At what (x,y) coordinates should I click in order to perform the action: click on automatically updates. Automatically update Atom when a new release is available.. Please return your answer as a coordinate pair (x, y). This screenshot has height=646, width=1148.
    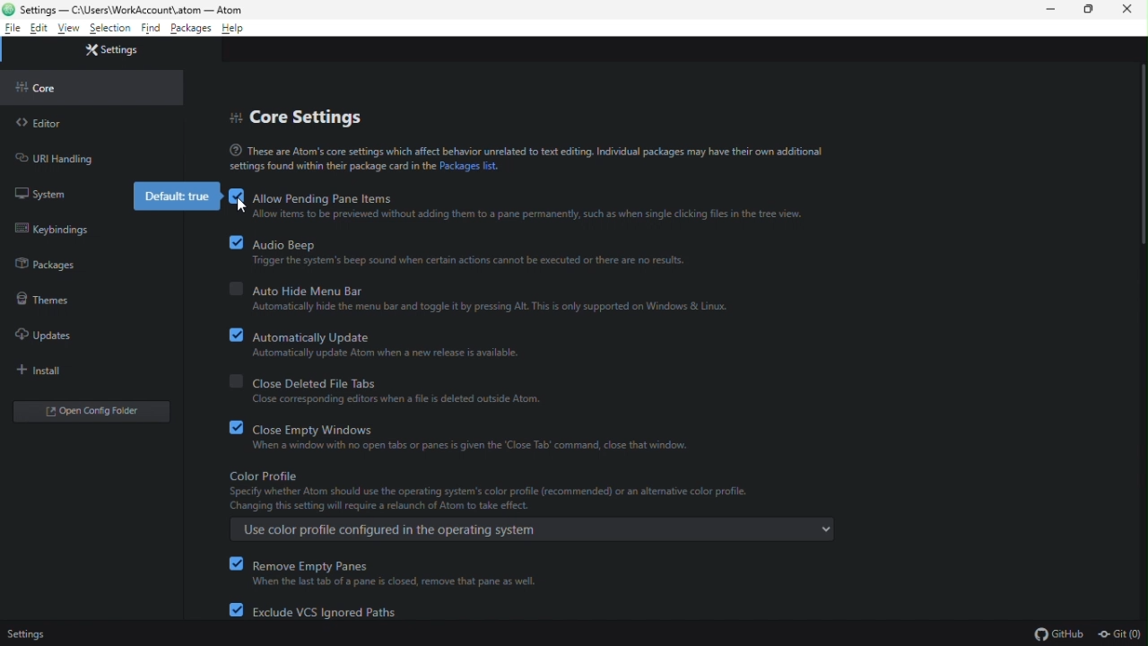
    Looking at the image, I should click on (375, 342).